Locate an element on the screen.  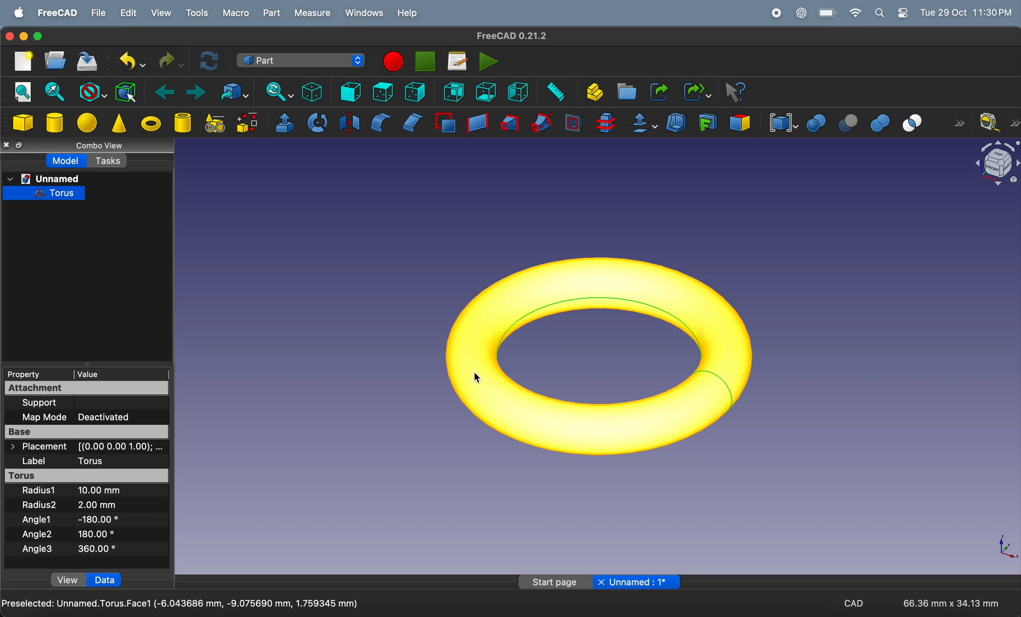
attachment is located at coordinates (39, 388).